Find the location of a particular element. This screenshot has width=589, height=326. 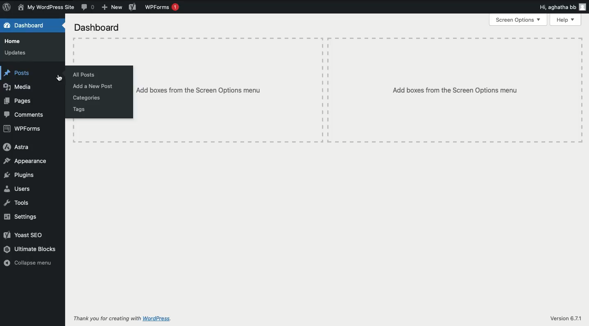

Plugins  is located at coordinates (23, 175).